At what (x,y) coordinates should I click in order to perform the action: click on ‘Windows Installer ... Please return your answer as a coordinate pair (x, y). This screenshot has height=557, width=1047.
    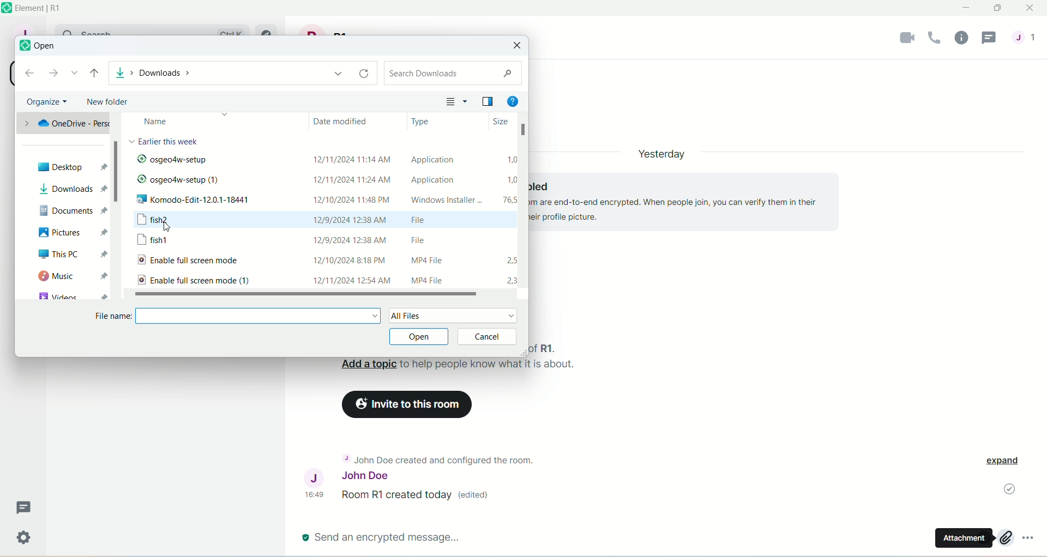
    Looking at the image, I should click on (442, 201).